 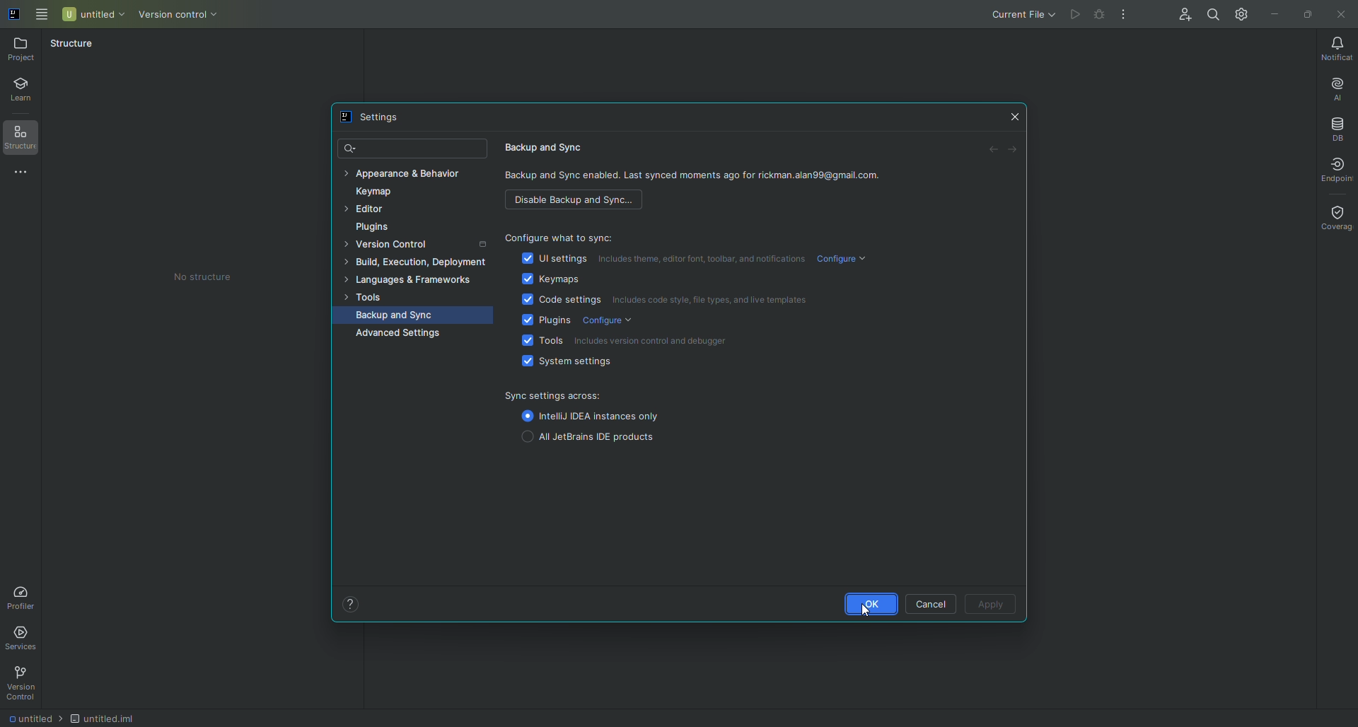 I want to click on IntelliJ IDEA instances only, so click(x=593, y=417).